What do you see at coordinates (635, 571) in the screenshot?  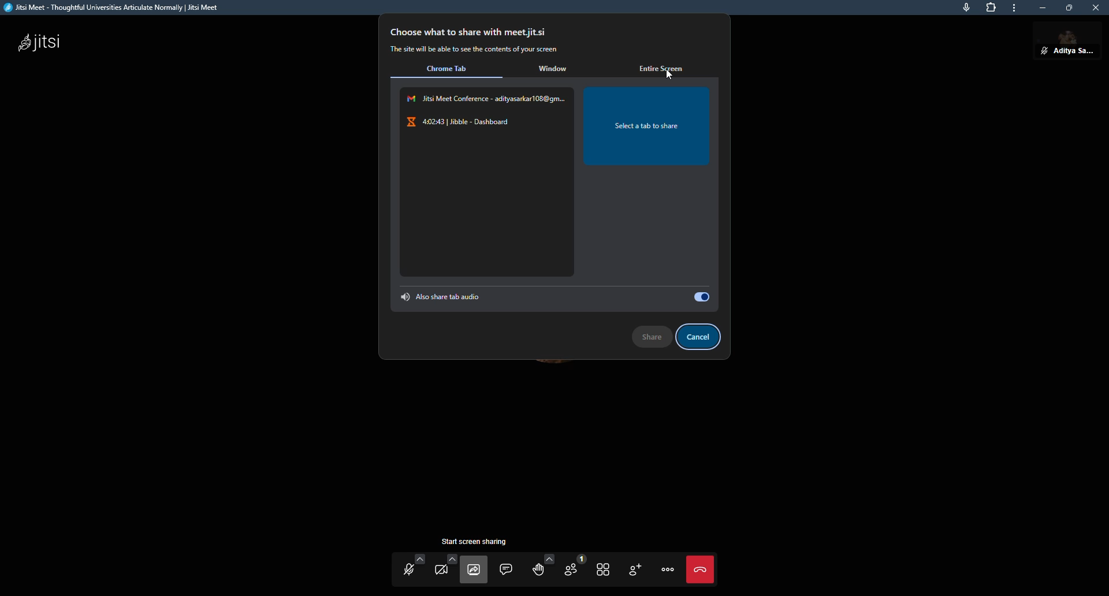 I see `invite people` at bounding box center [635, 571].